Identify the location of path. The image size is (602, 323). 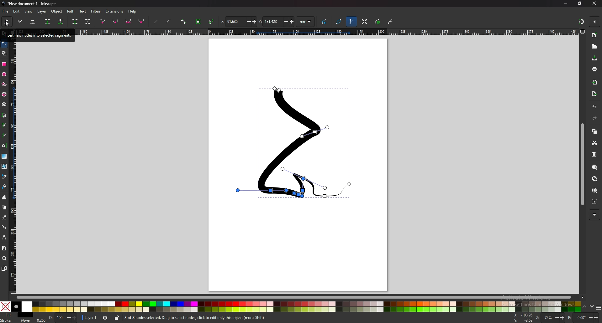
(71, 11).